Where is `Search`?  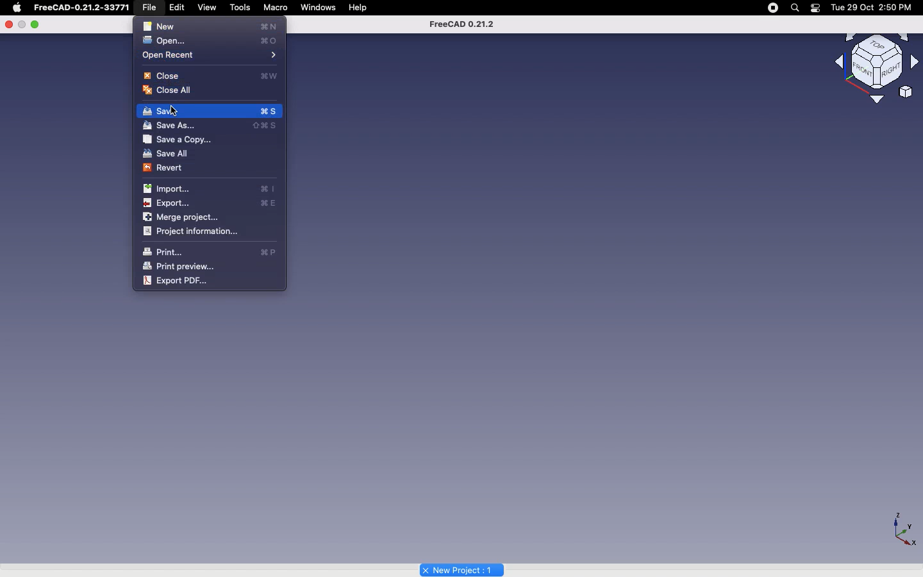 Search is located at coordinates (795, 7).